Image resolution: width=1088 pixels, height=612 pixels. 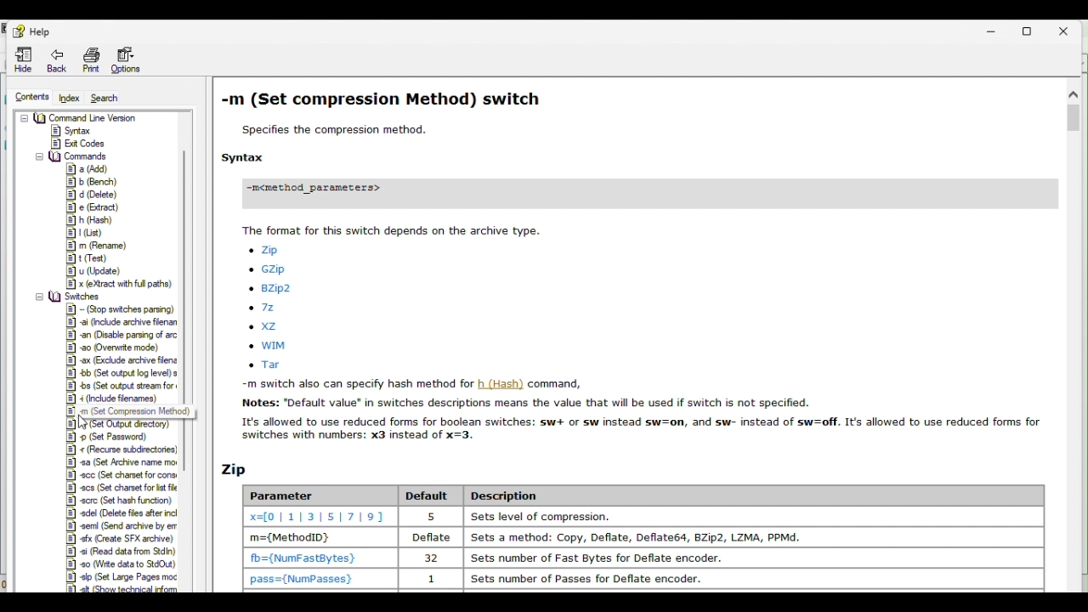 I want to click on 7z, so click(x=268, y=307).